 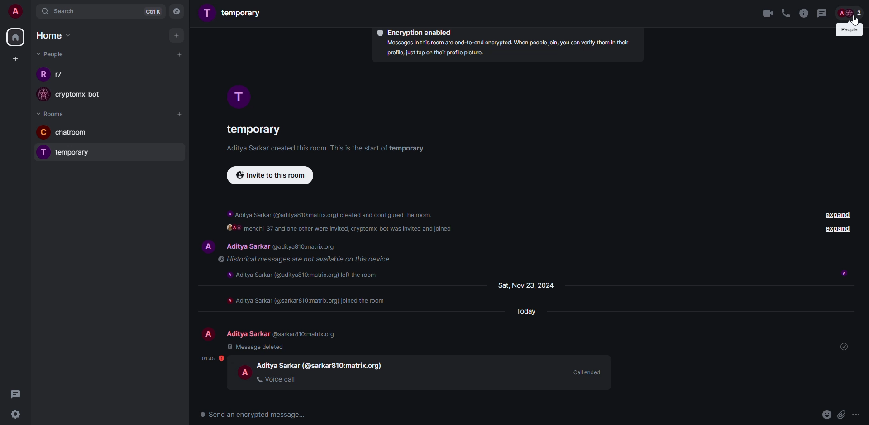 I want to click on emoji, so click(x=827, y=415).